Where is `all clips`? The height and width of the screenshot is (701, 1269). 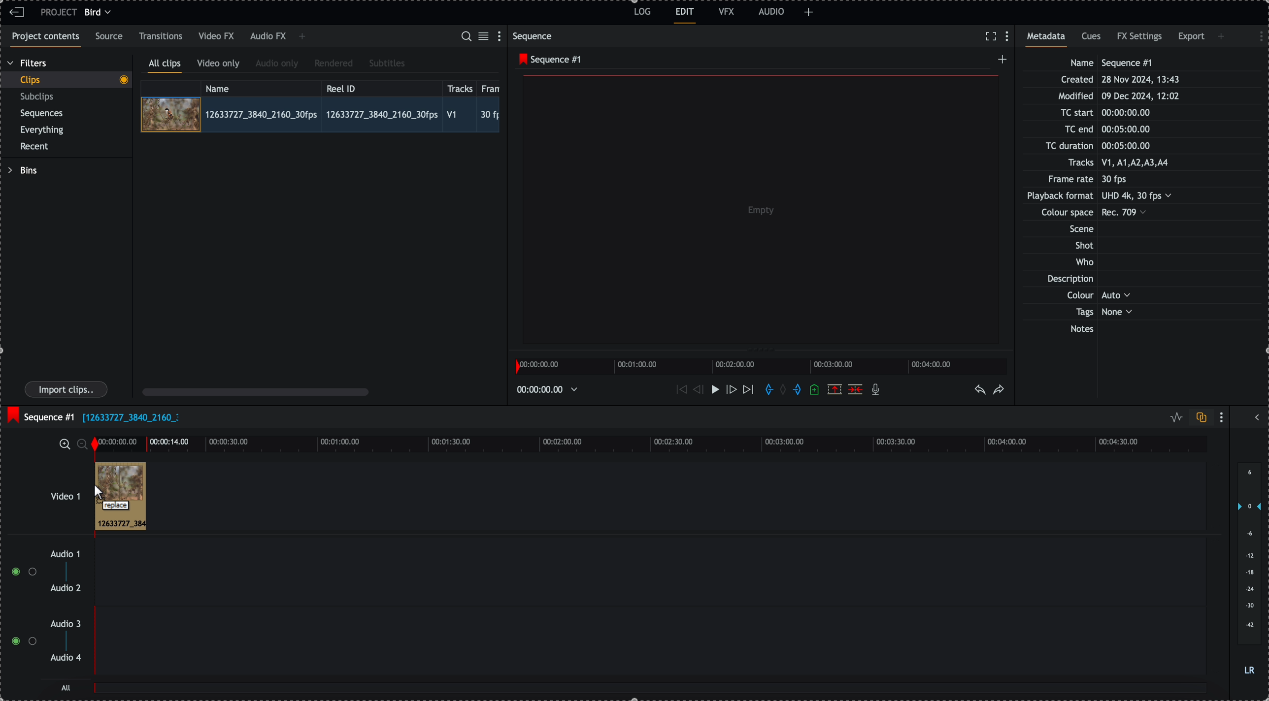 all clips is located at coordinates (165, 65).